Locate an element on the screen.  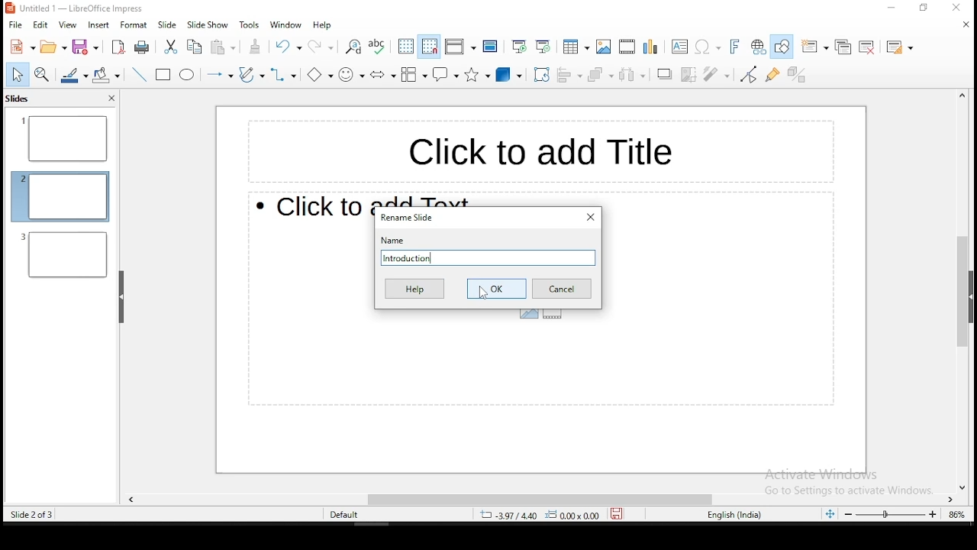
show gluepoint functions is located at coordinates (772, 75).